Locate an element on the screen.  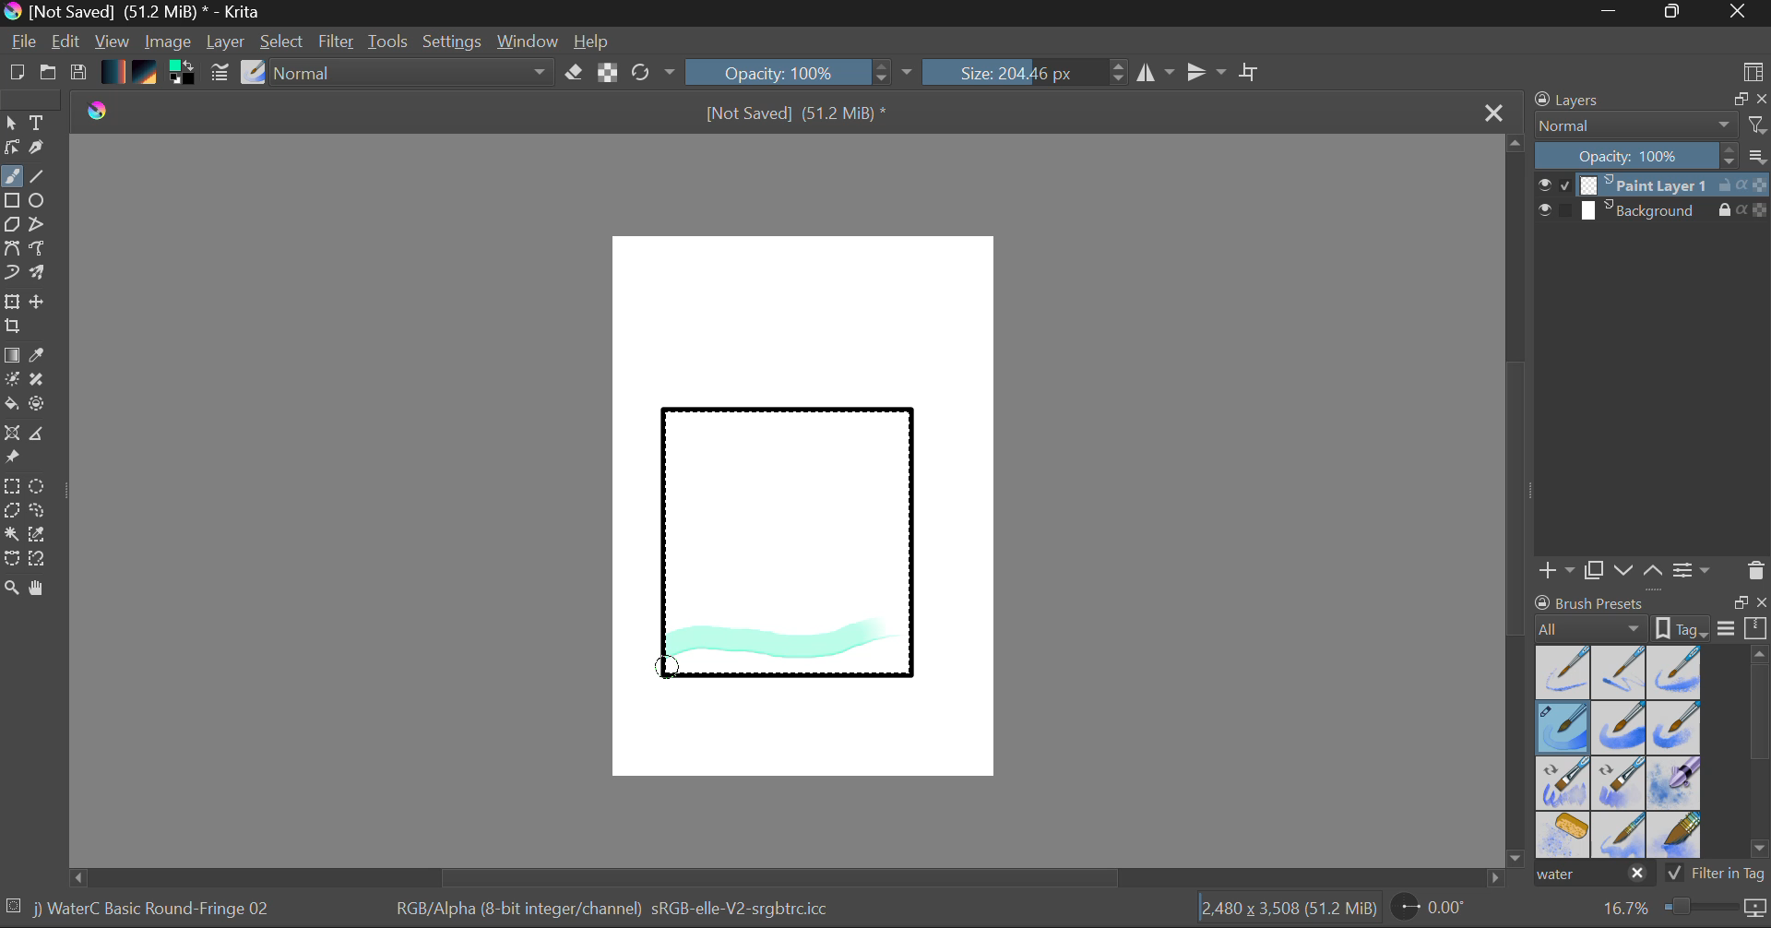
Background Layer is located at coordinates (1653, 211).